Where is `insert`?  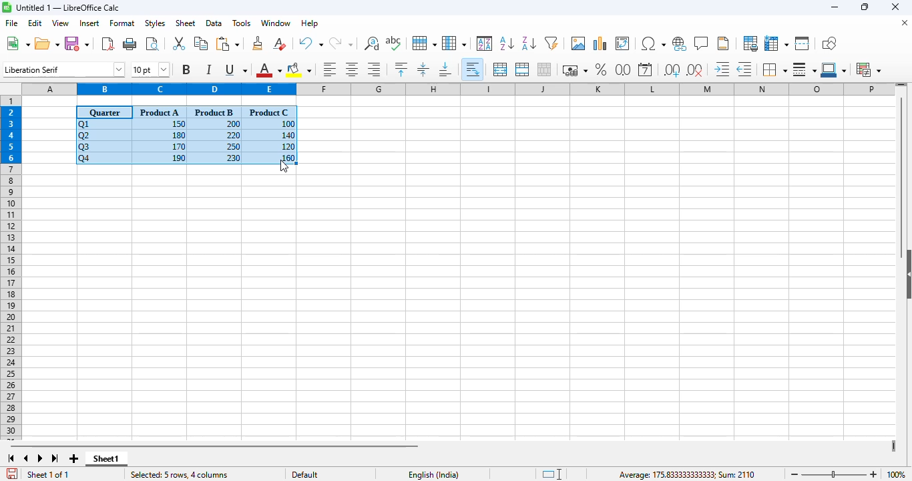
insert is located at coordinates (89, 23).